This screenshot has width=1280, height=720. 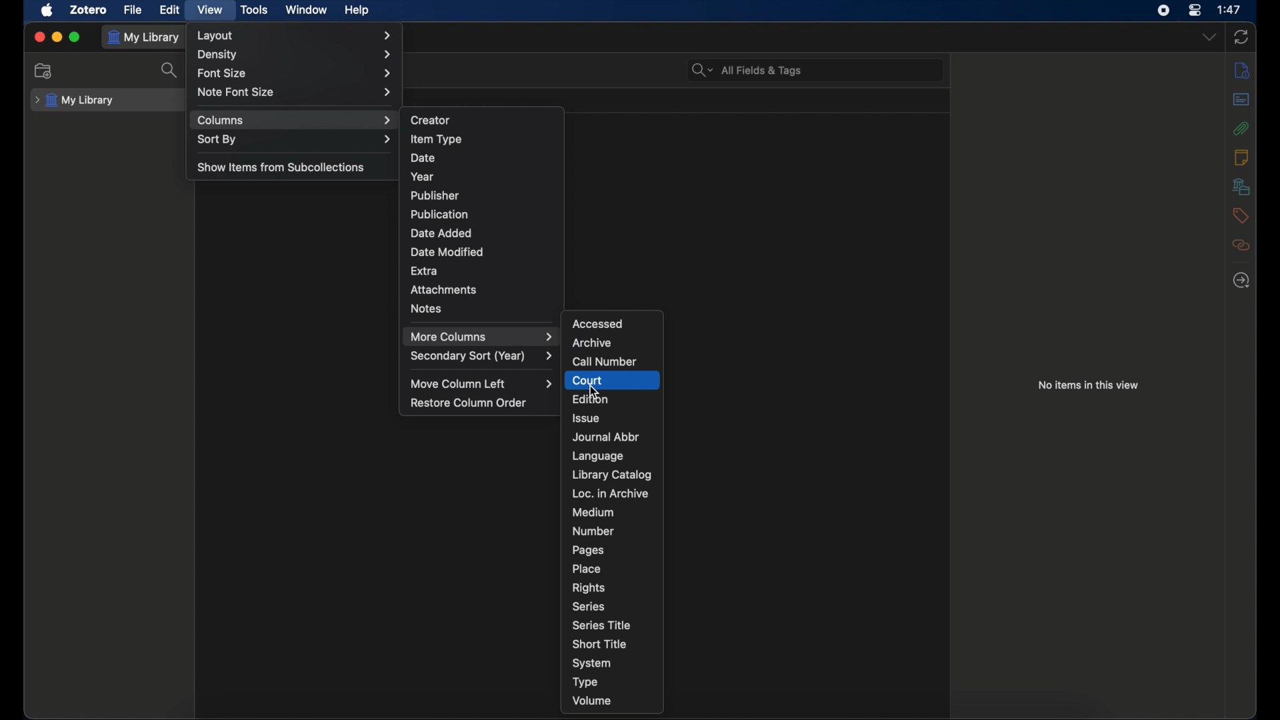 I want to click on related, so click(x=1241, y=245).